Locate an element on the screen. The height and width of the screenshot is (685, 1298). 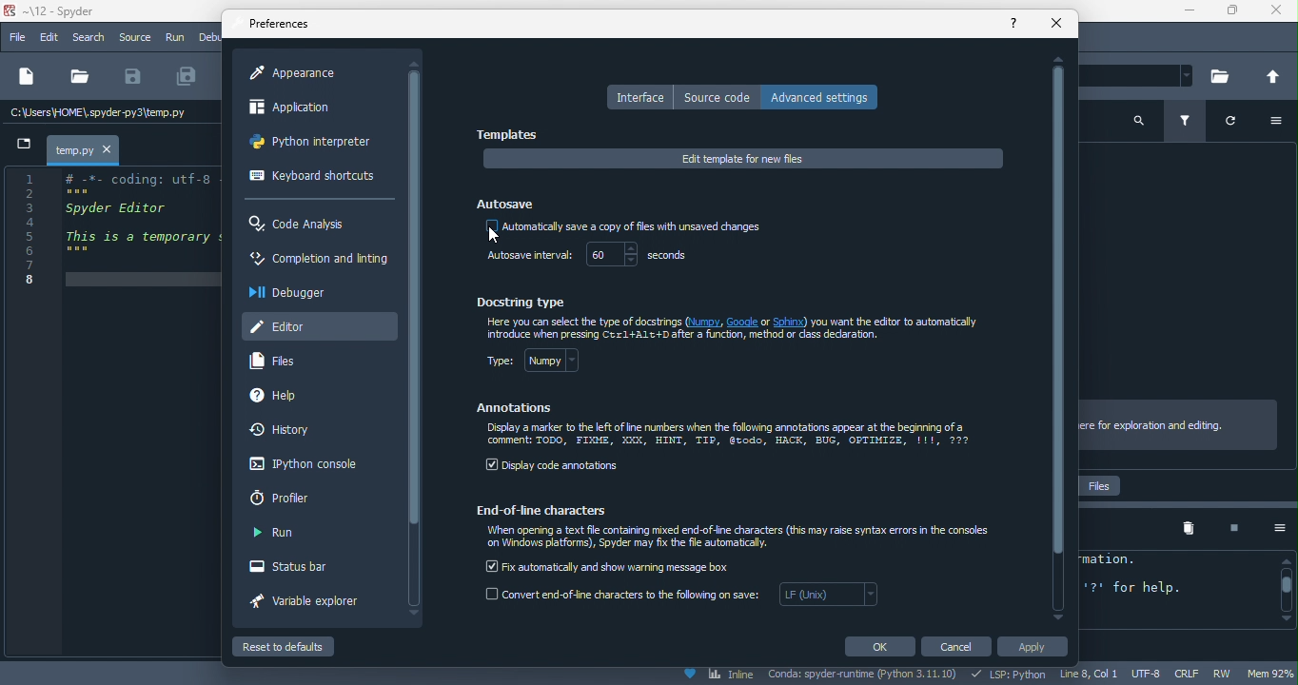
line 8, col1 utf 8 is located at coordinates (1112, 675).